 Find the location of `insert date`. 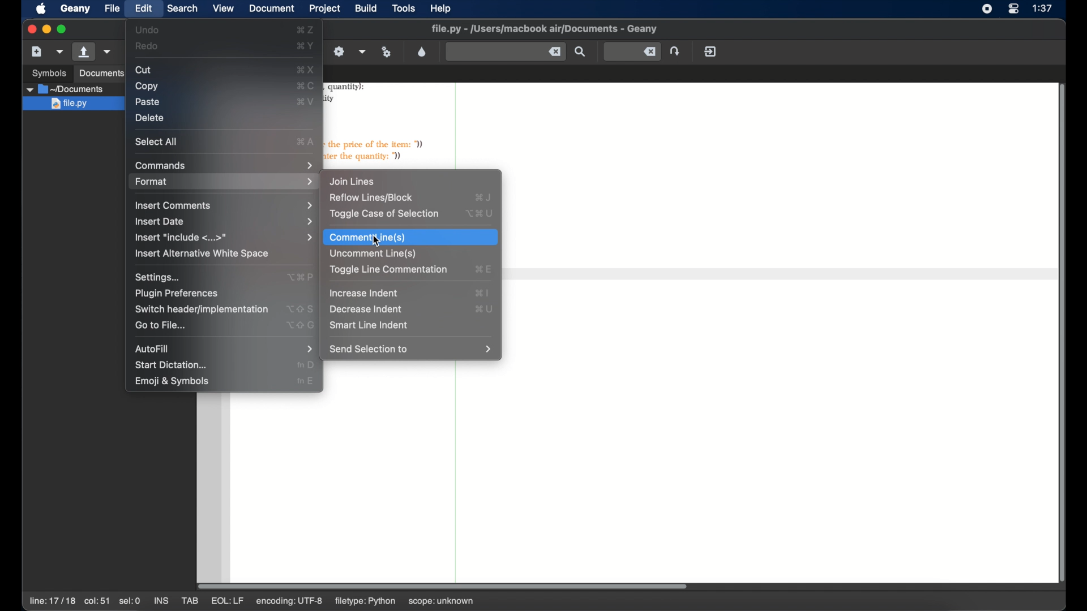

insert date is located at coordinates (224, 221).